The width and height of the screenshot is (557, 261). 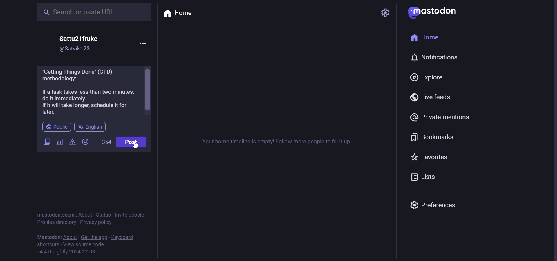 I want to click on keyboard, so click(x=124, y=237).